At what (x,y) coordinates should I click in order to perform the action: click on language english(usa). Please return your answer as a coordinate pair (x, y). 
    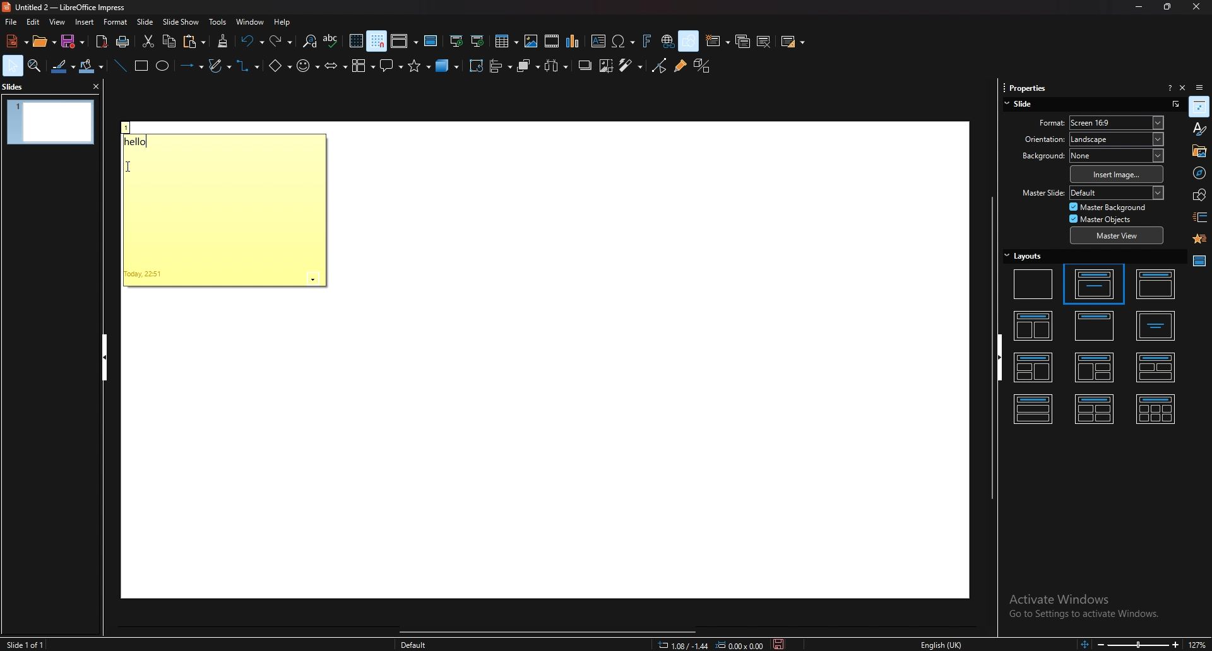
    Looking at the image, I should click on (941, 644).